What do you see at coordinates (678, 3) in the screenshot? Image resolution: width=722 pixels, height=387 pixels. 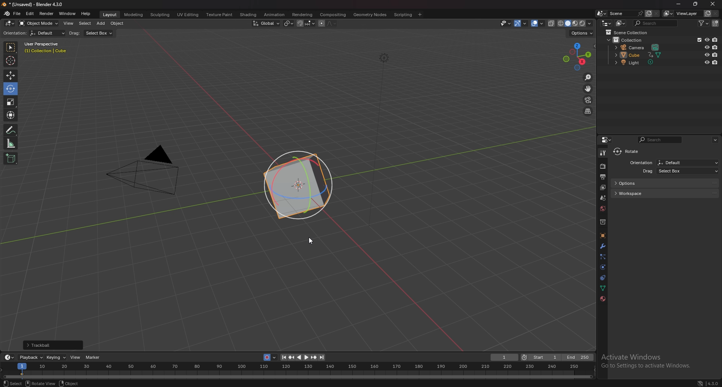 I see `minimize` at bounding box center [678, 3].